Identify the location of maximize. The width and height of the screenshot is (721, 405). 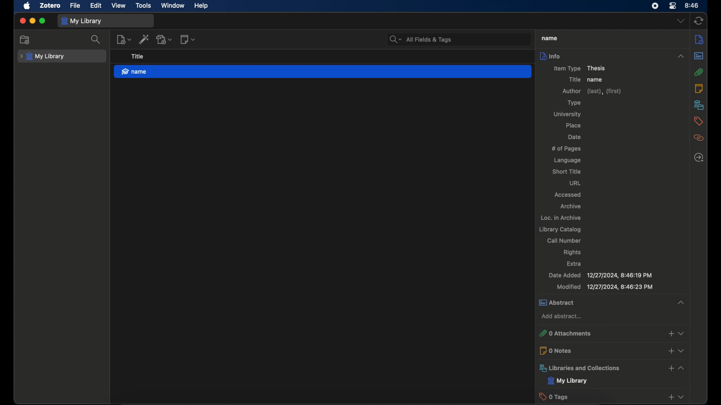
(42, 21).